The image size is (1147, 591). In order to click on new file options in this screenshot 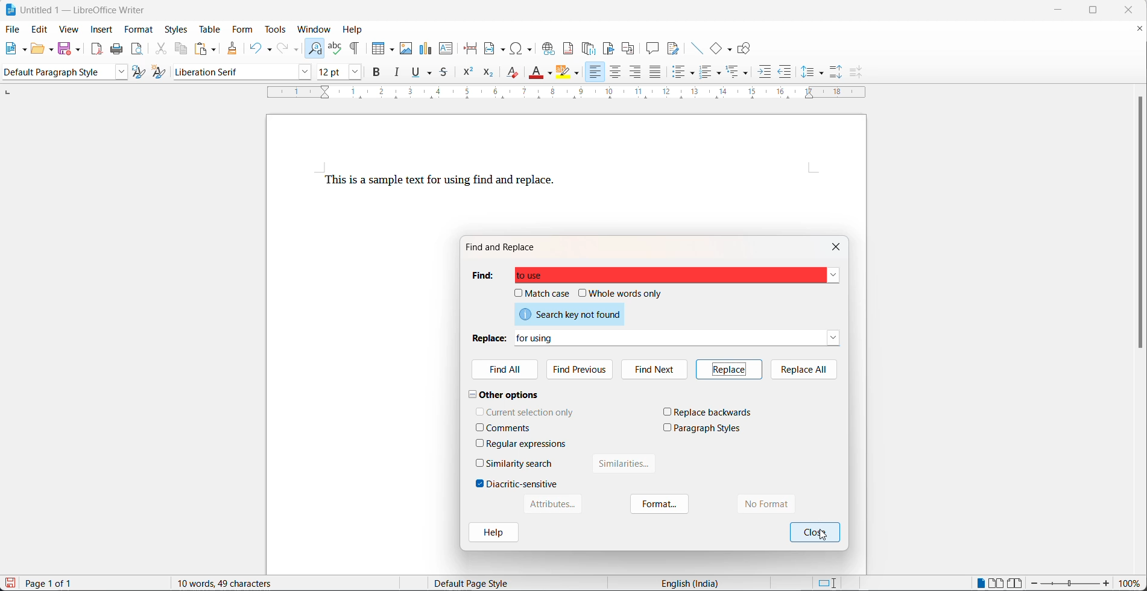, I will do `click(25, 50)`.